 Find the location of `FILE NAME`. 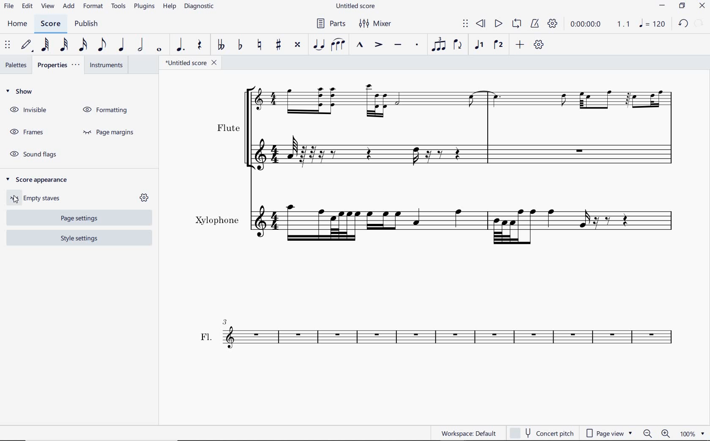

FILE NAME is located at coordinates (356, 6).